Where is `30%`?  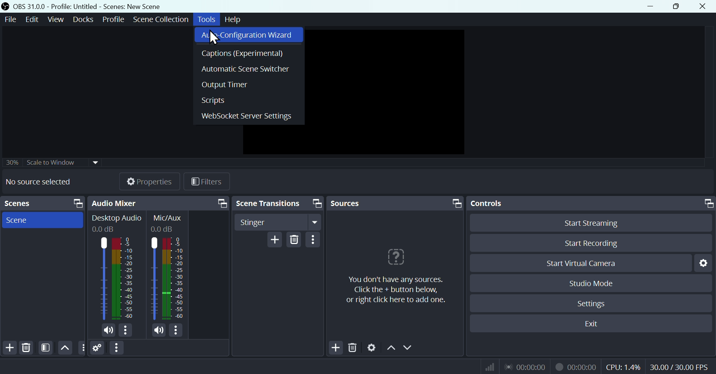
30% is located at coordinates (11, 162).